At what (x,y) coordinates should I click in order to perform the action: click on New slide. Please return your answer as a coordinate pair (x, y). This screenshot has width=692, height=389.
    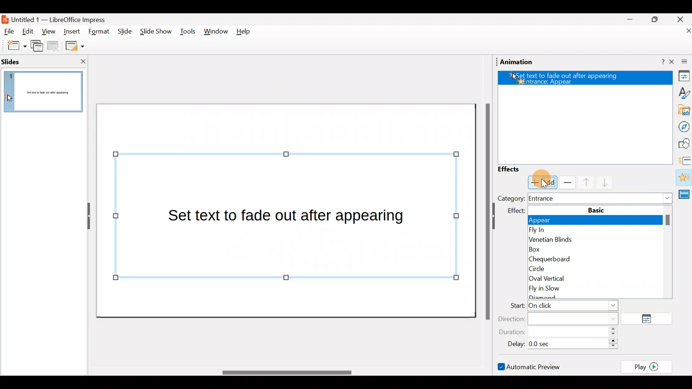
    Looking at the image, I should click on (13, 46).